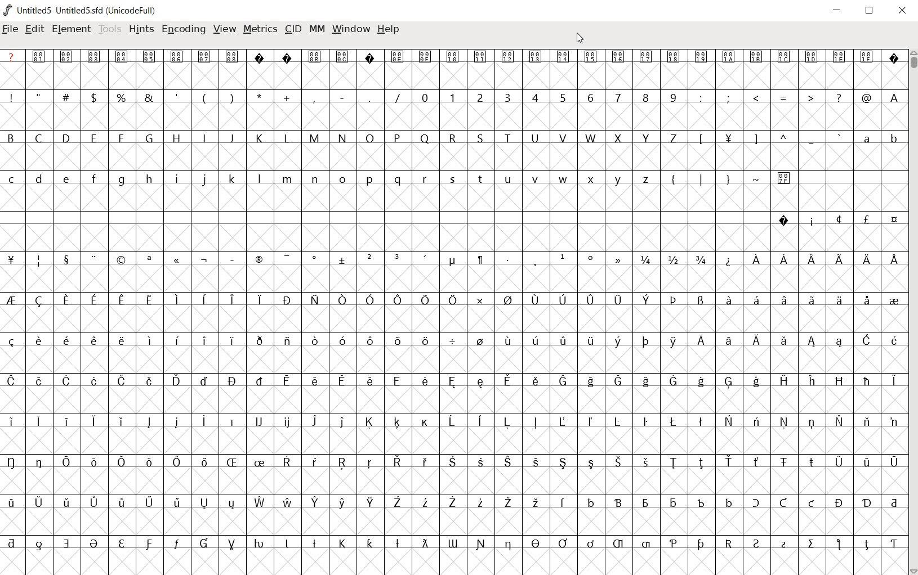 The image size is (918, 575). What do you see at coordinates (894, 258) in the screenshot?
I see `Symbol` at bounding box center [894, 258].